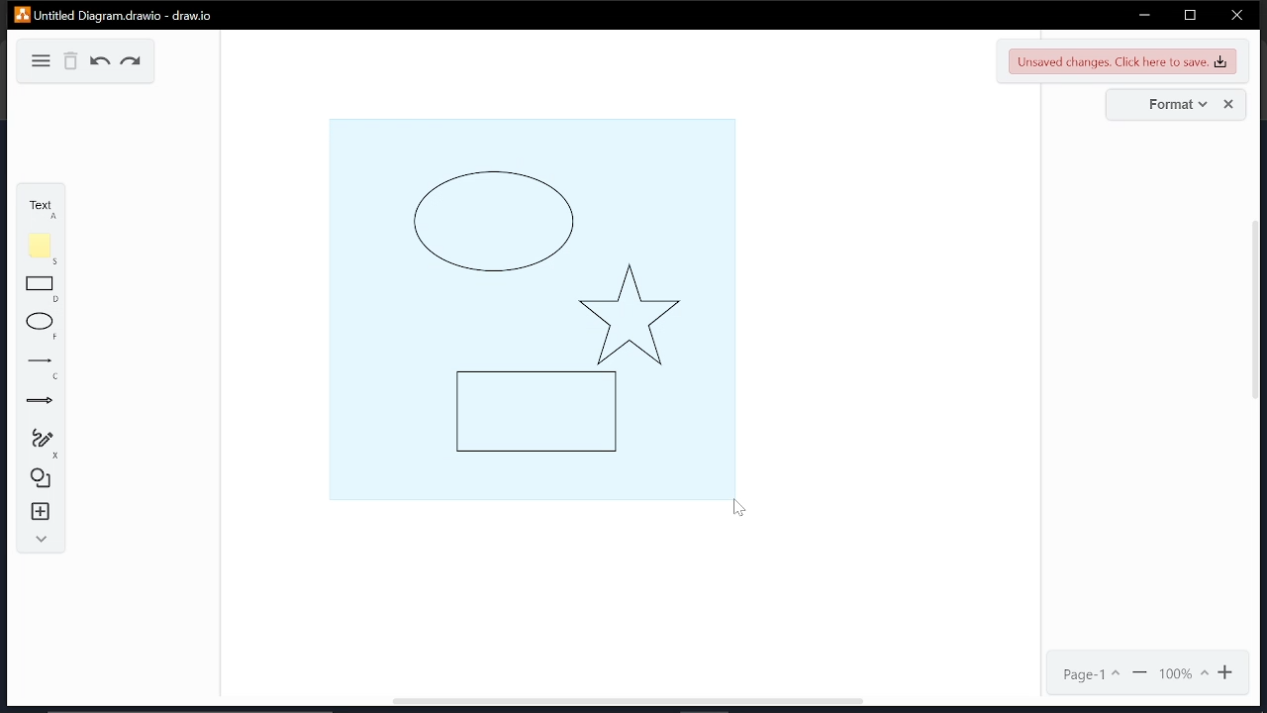  I want to click on 100%, so click(1183, 673).